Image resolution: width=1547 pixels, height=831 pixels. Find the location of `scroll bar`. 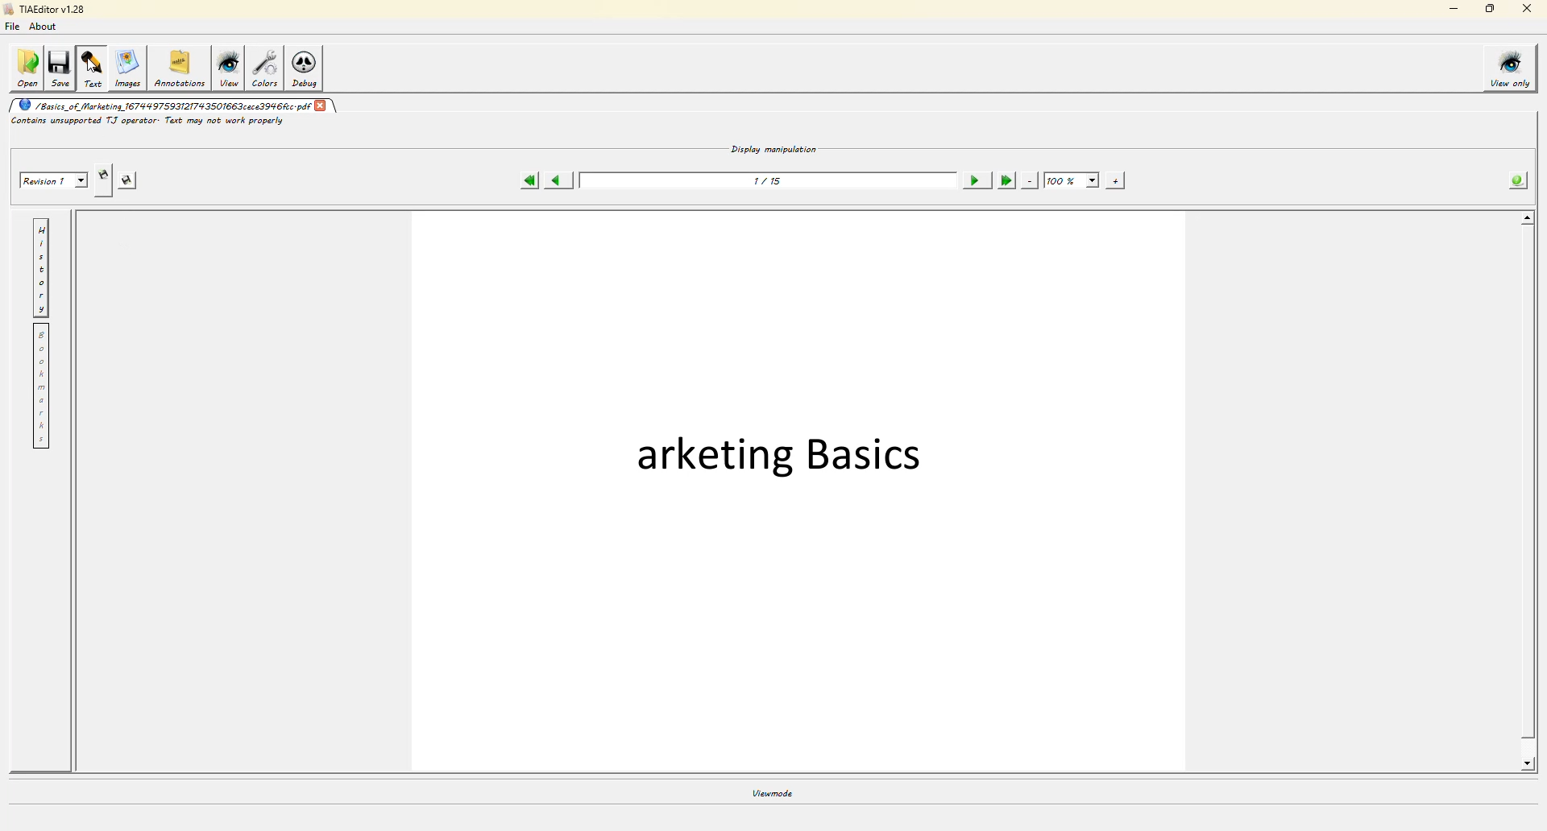

scroll bar is located at coordinates (1526, 494).